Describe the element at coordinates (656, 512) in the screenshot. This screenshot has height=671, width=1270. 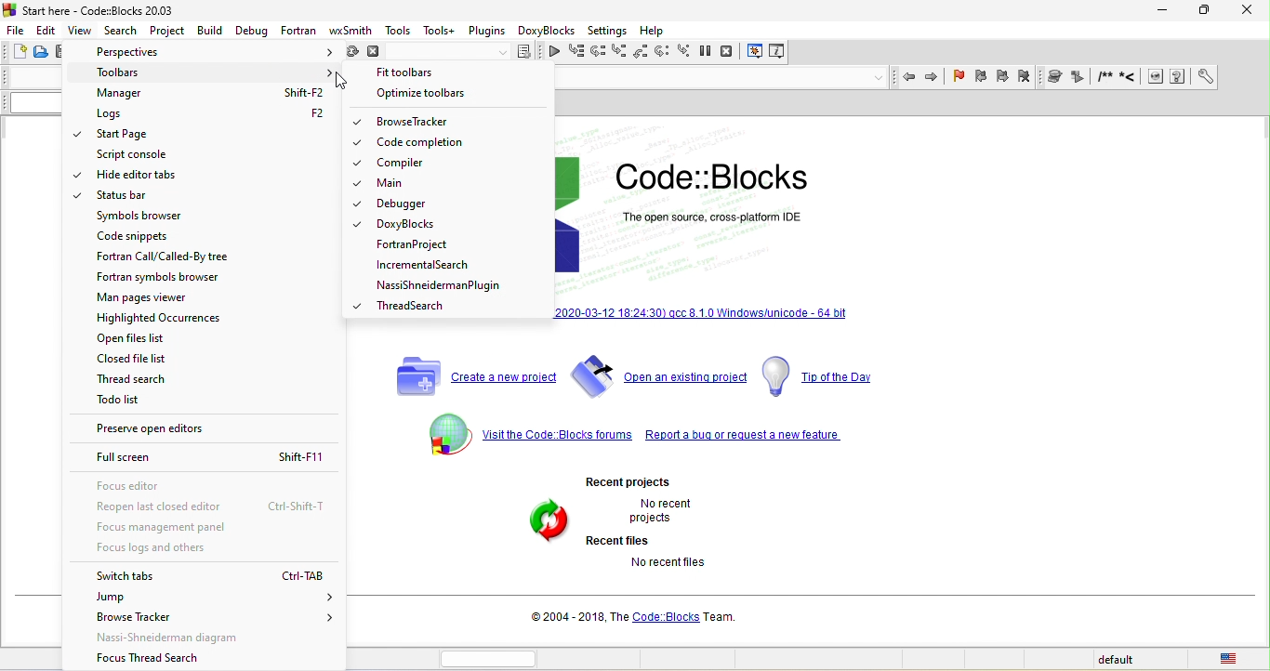
I see `no recent projects` at that location.